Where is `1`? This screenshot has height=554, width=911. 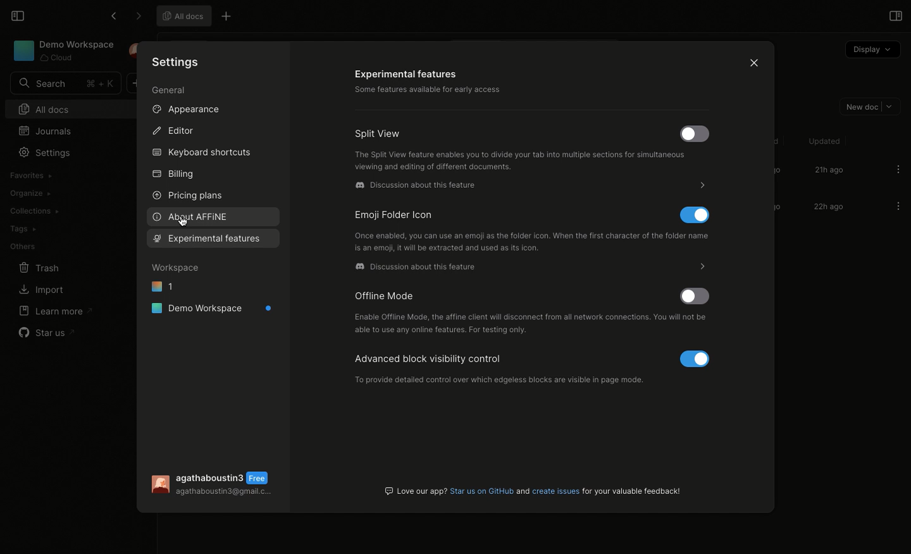
1 is located at coordinates (163, 285).